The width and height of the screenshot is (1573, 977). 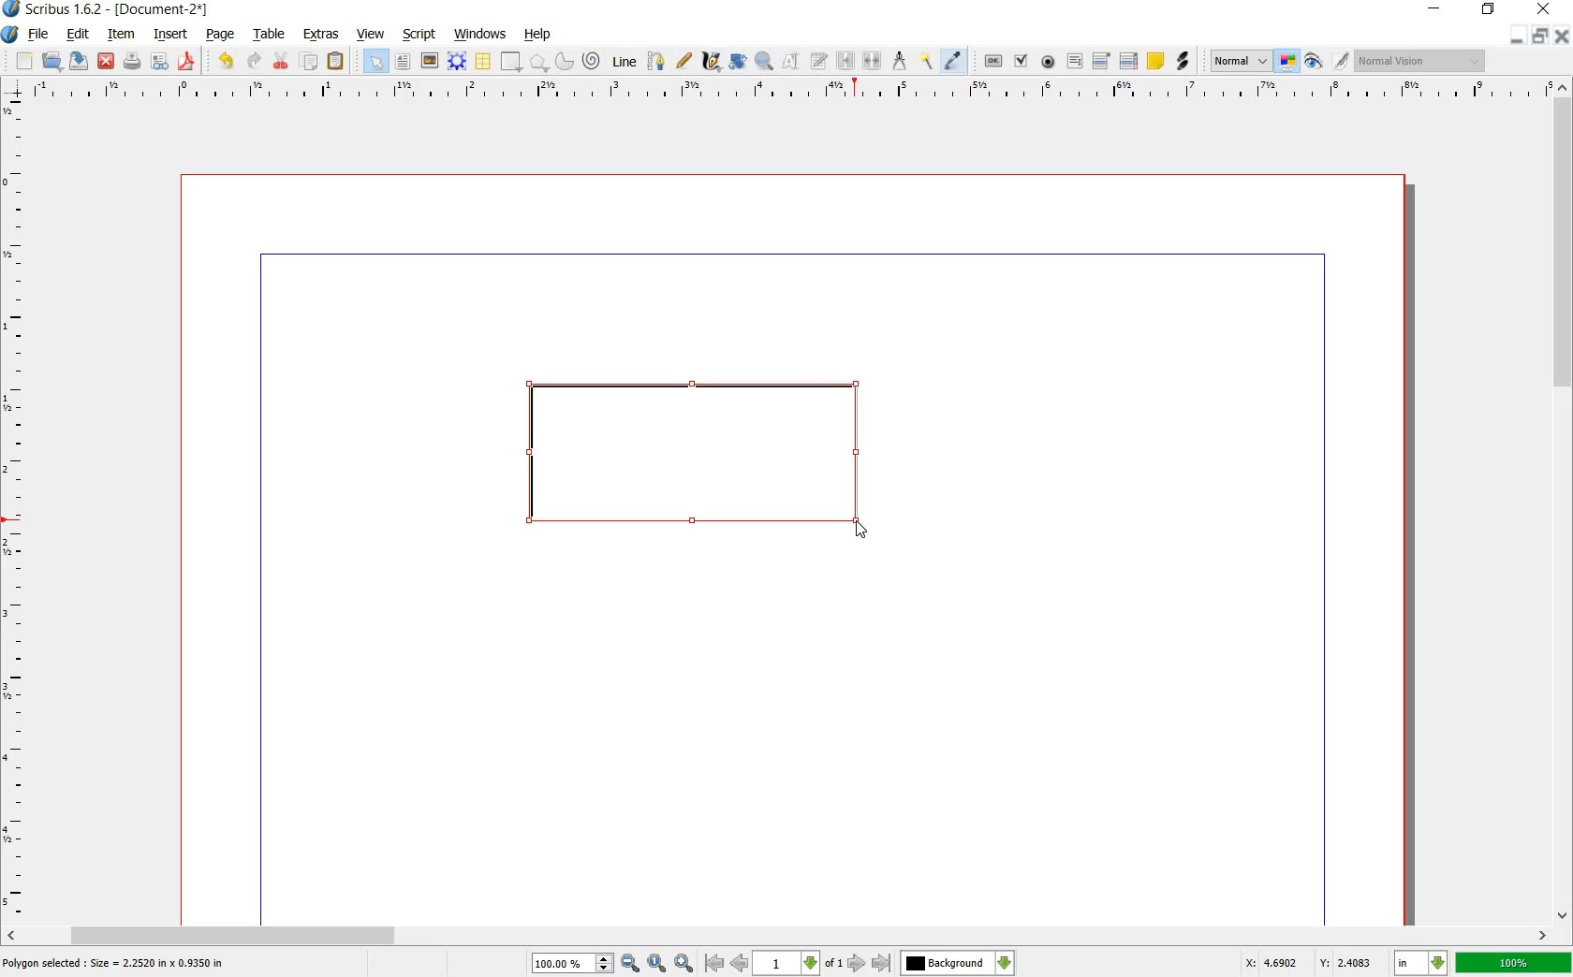 I want to click on PASTE, so click(x=337, y=61).